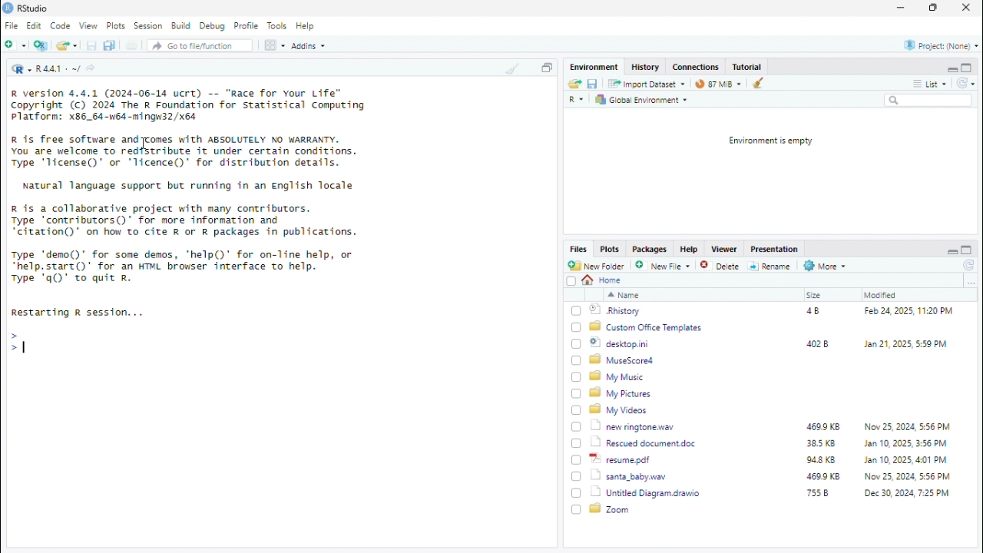  I want to click on Checkbox, so click(577, 344).